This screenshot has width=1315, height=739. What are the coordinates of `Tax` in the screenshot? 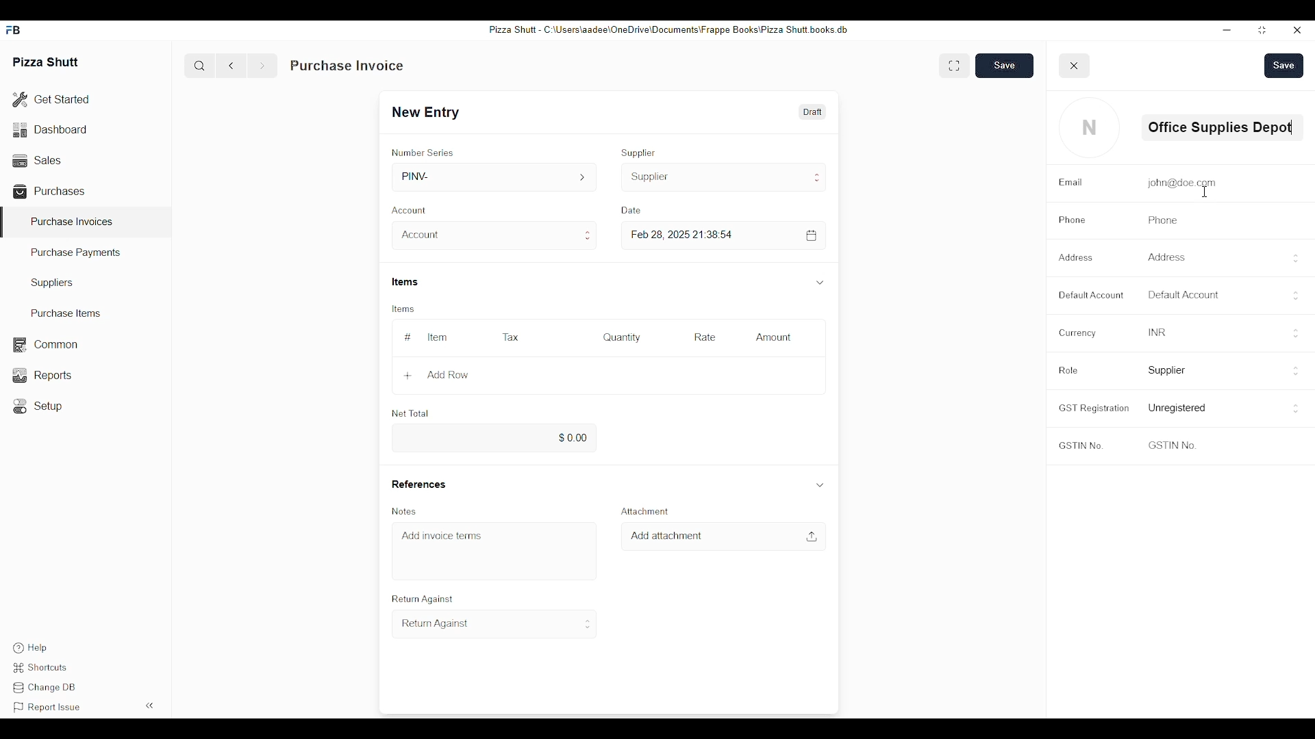 It's located at (510, 337).